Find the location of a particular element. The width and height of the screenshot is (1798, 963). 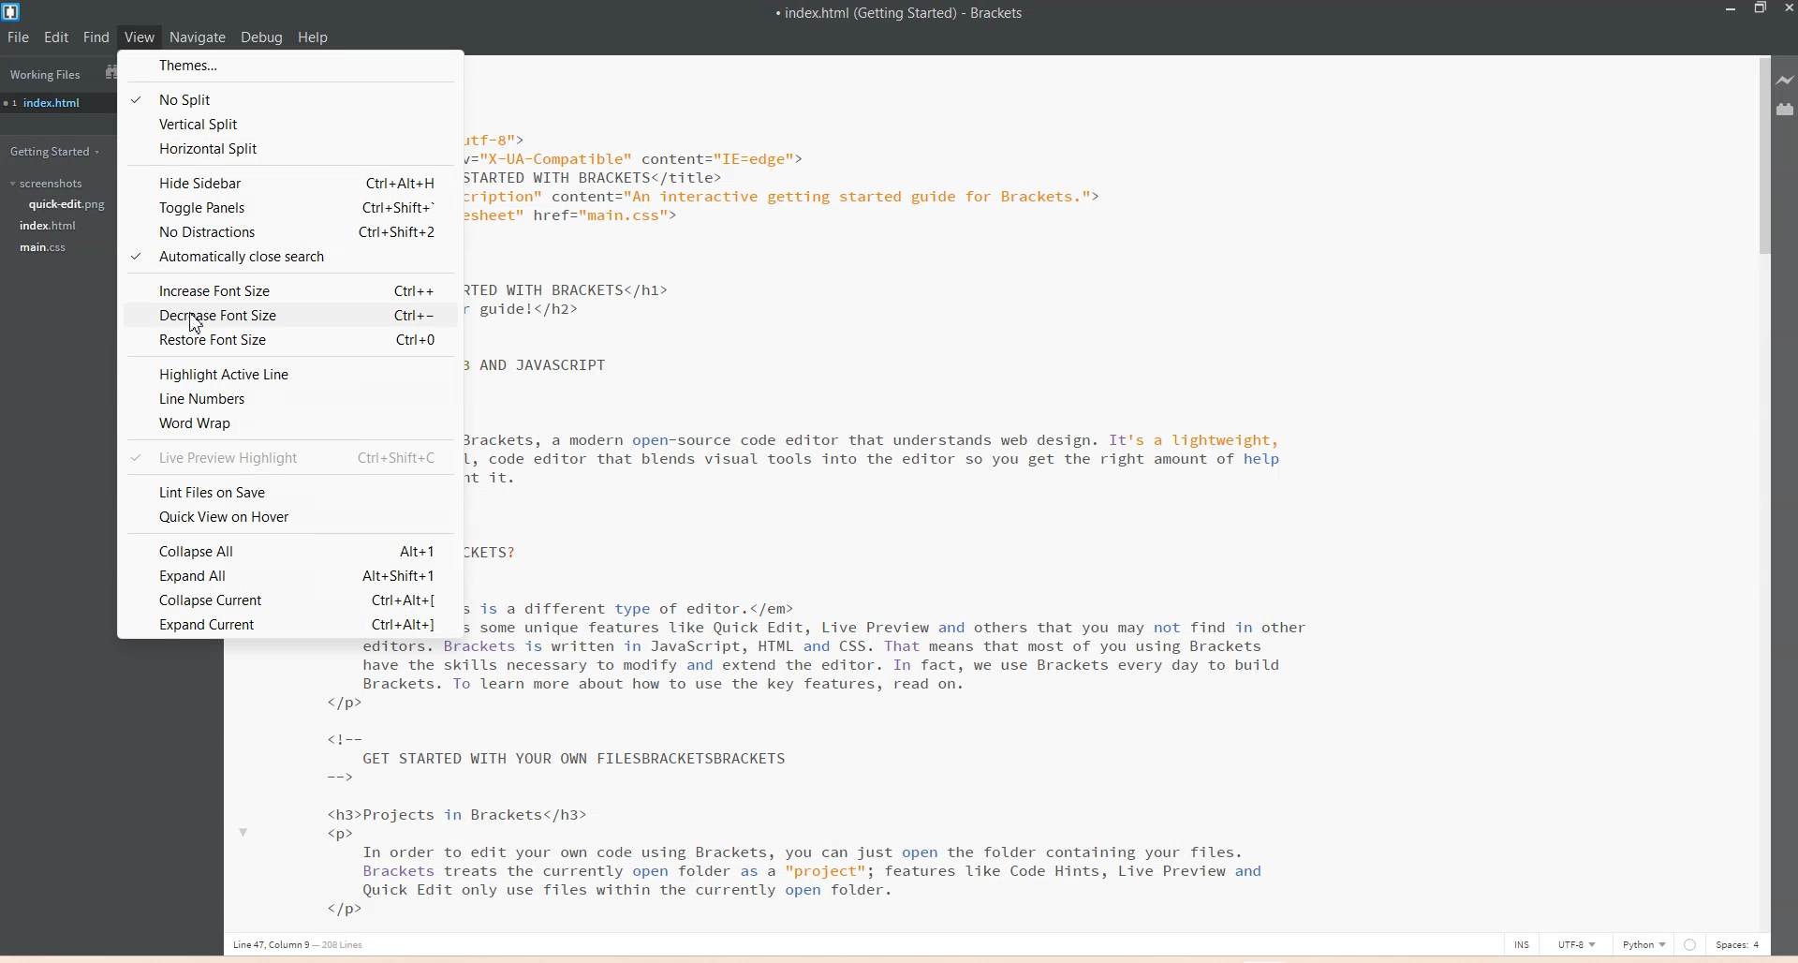

Expand All is located at coordinates (289, 574).